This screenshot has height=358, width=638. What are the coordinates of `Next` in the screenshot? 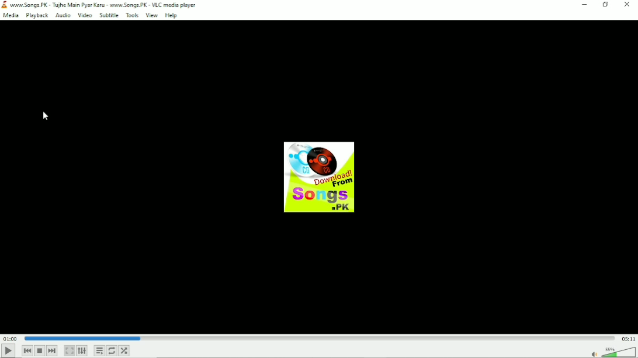 It's located at (53, 350).